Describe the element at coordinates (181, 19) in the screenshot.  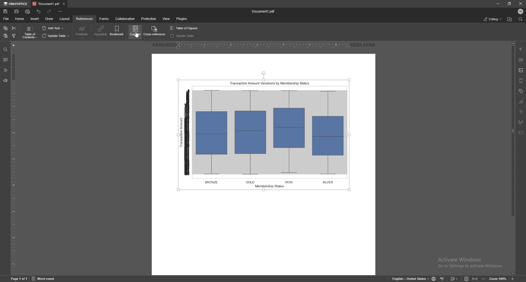
I see `plugins` at that location.